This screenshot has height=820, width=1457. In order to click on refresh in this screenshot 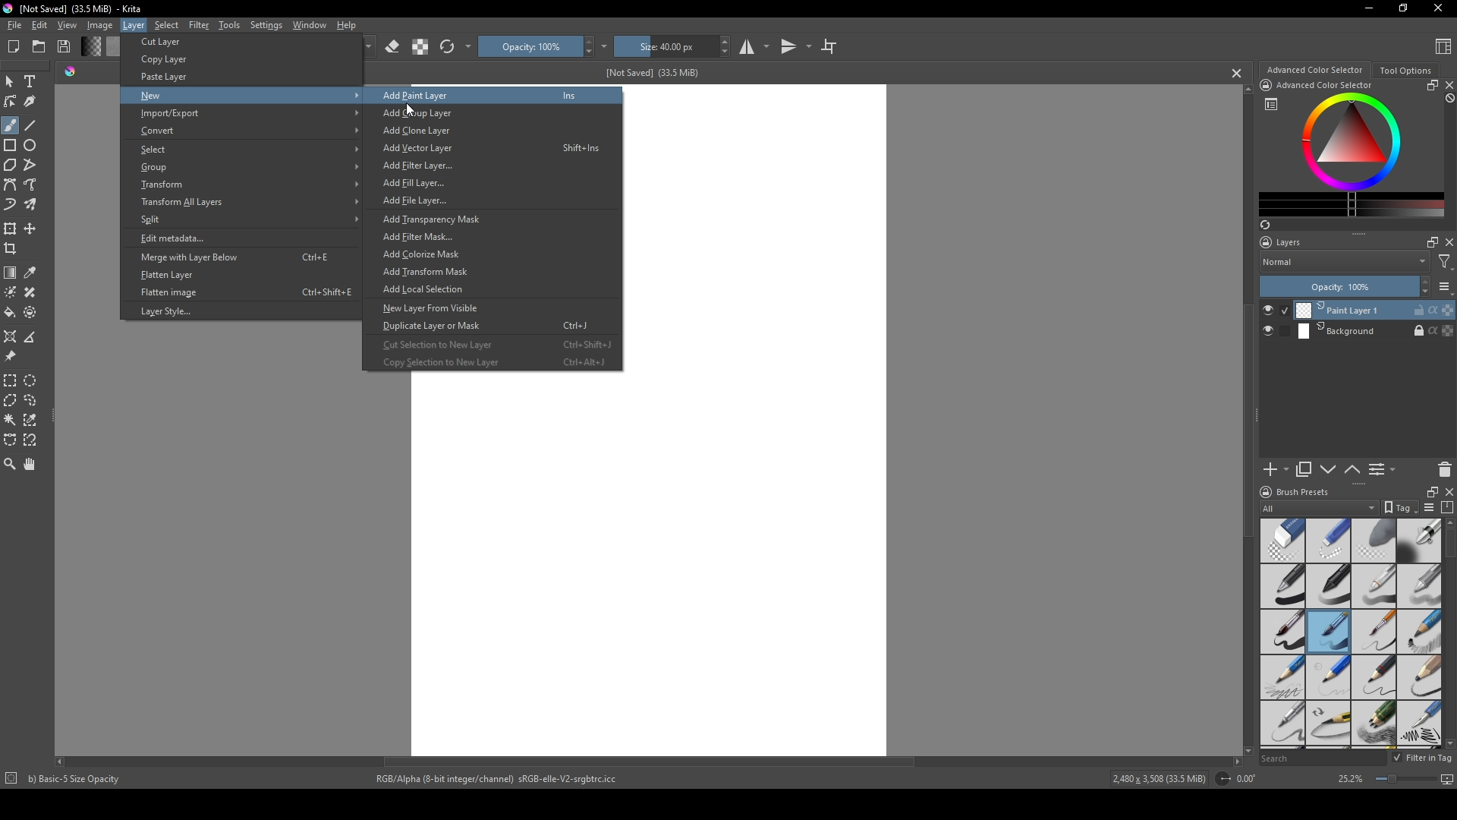, I will do `click(447, 47)`.